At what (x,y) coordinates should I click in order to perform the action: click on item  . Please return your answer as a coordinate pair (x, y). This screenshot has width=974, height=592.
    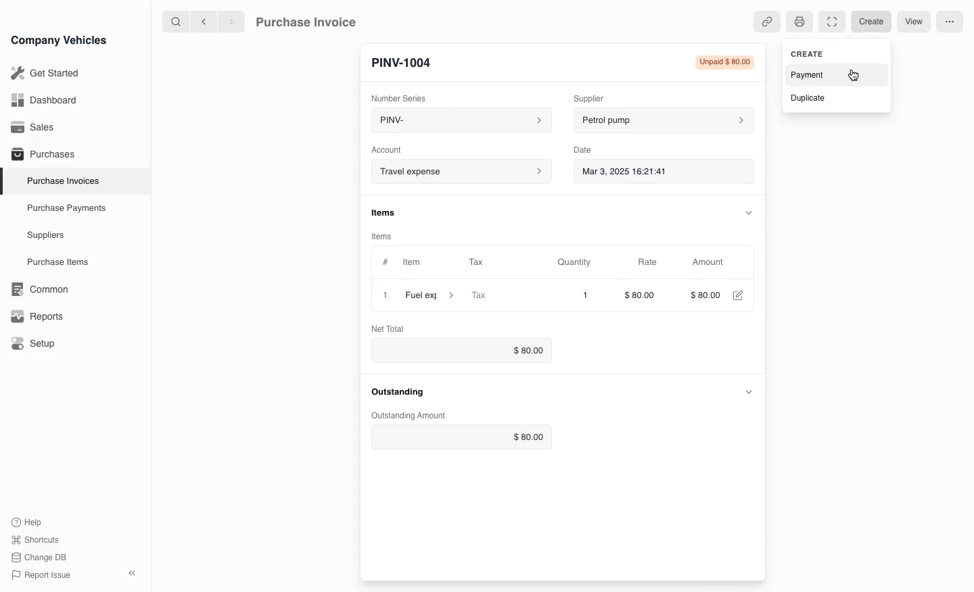
    Looking at the image, I should click on (430, 297).